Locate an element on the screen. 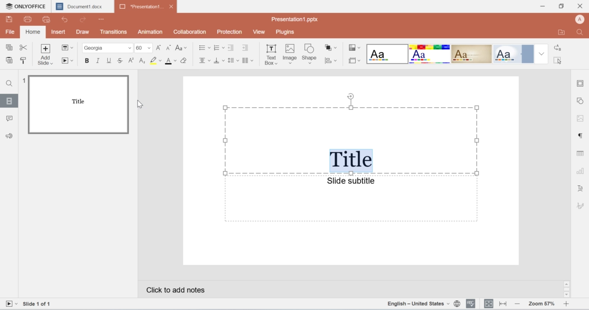 The width and height of the screenshot is (589, 310). minimize is located at coordinates (543, 6).